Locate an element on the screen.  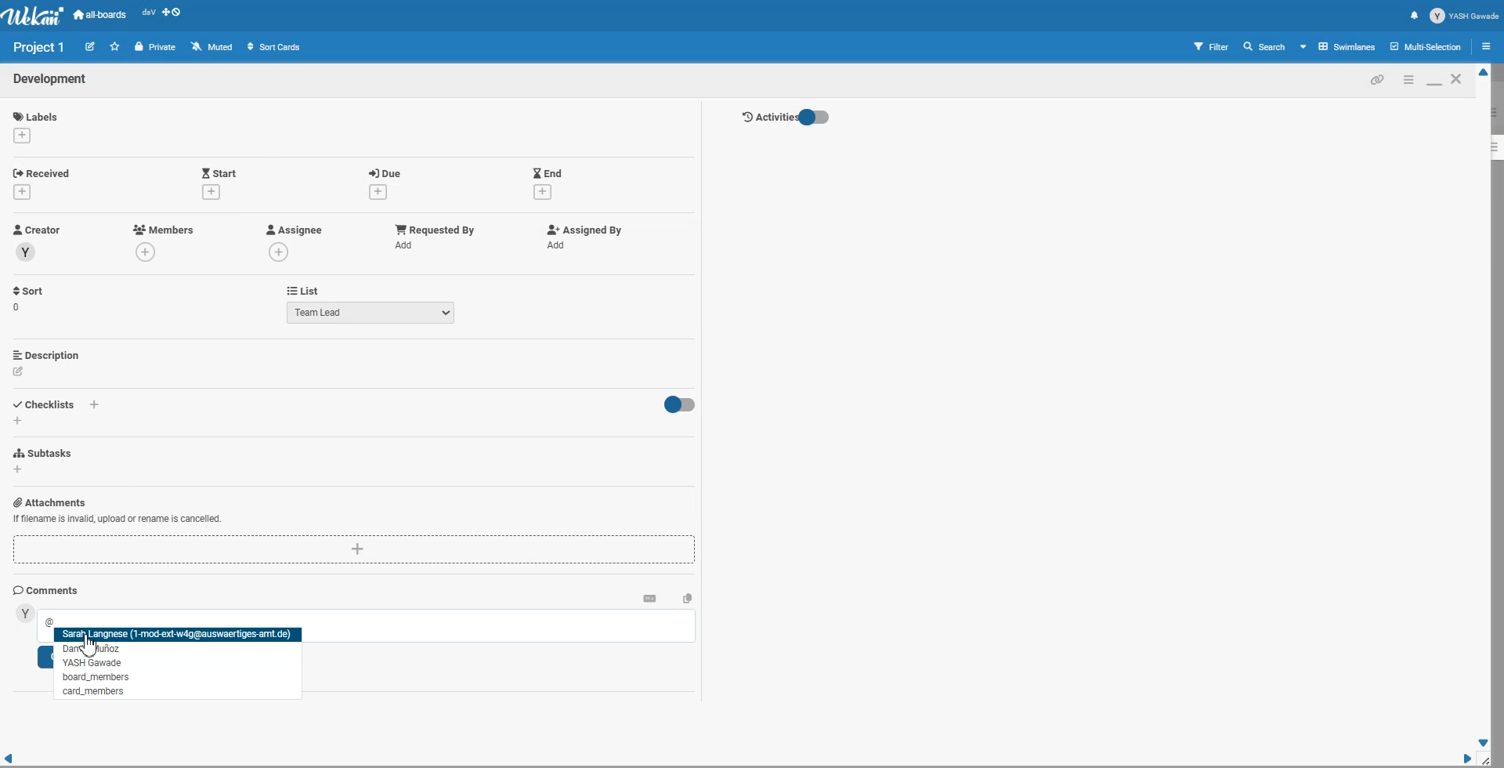
edit is located at coordinates (19, 371).